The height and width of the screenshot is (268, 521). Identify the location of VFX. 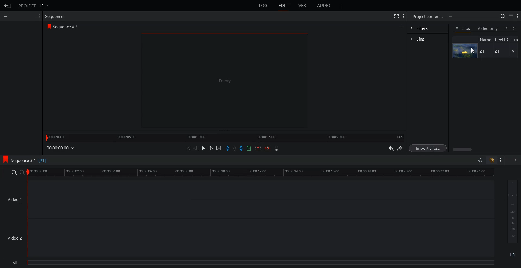
(303, 6).